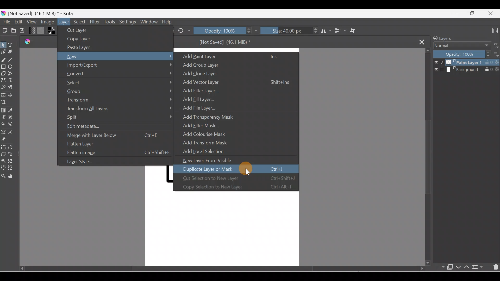 Image resolution: width=500 pixels, height=281 pixels. Describe the element at coordinates (12, 176) in the screenshot. I see `Pan tool` at that location.